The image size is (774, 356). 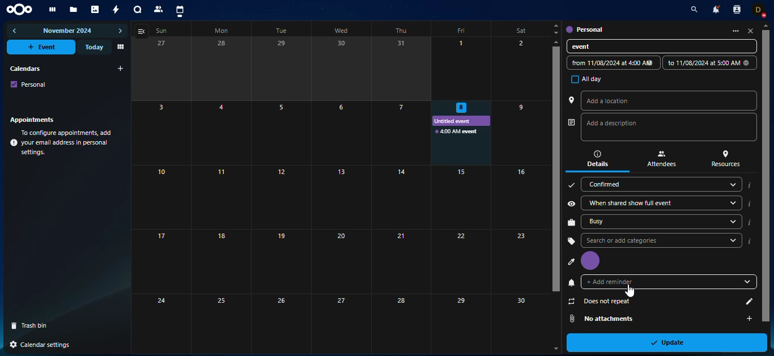 What do you see at coordinates (340, 261) in the screenshot?
I see `20` at bounding box center [340, 261].